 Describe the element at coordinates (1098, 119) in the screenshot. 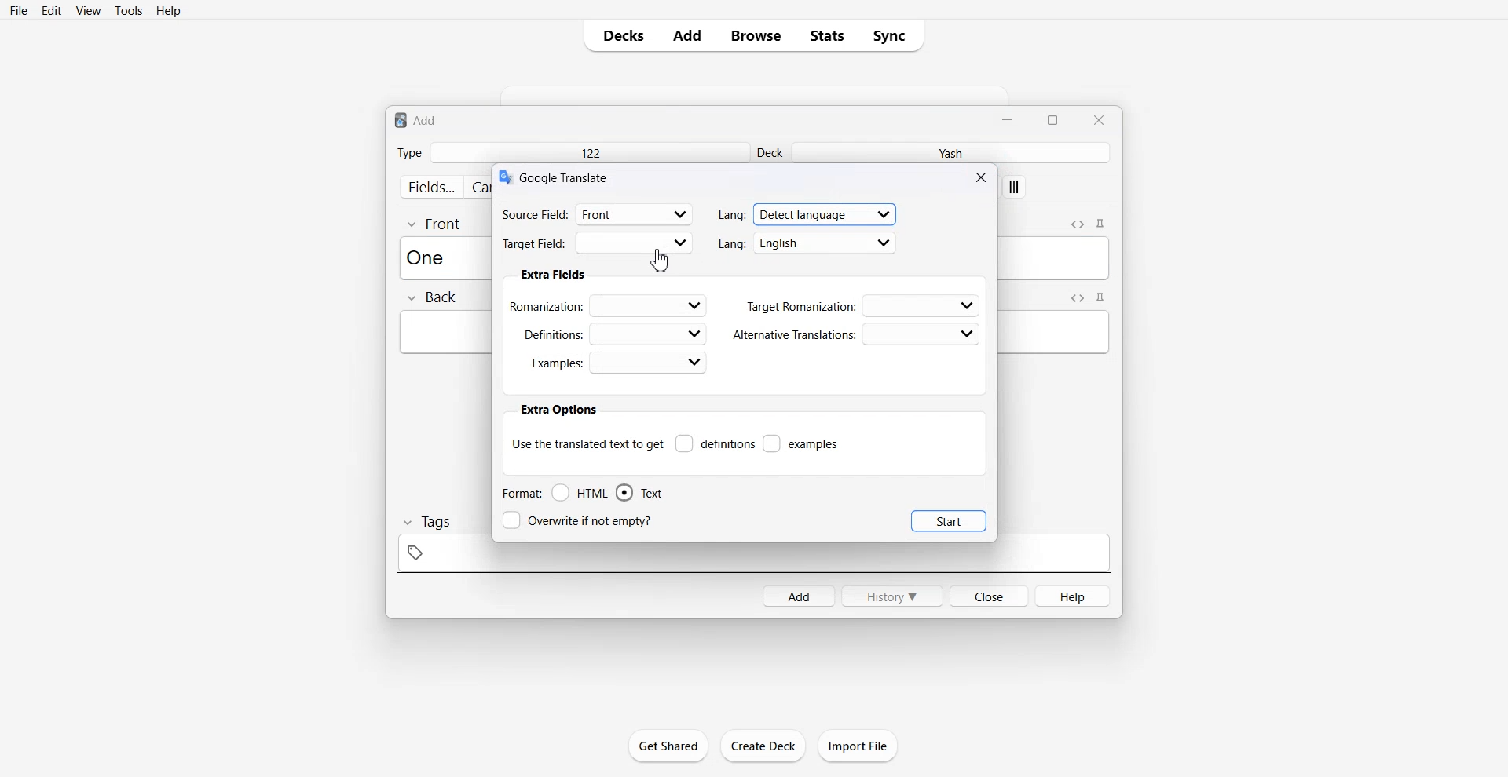

I see `Close` at that location.